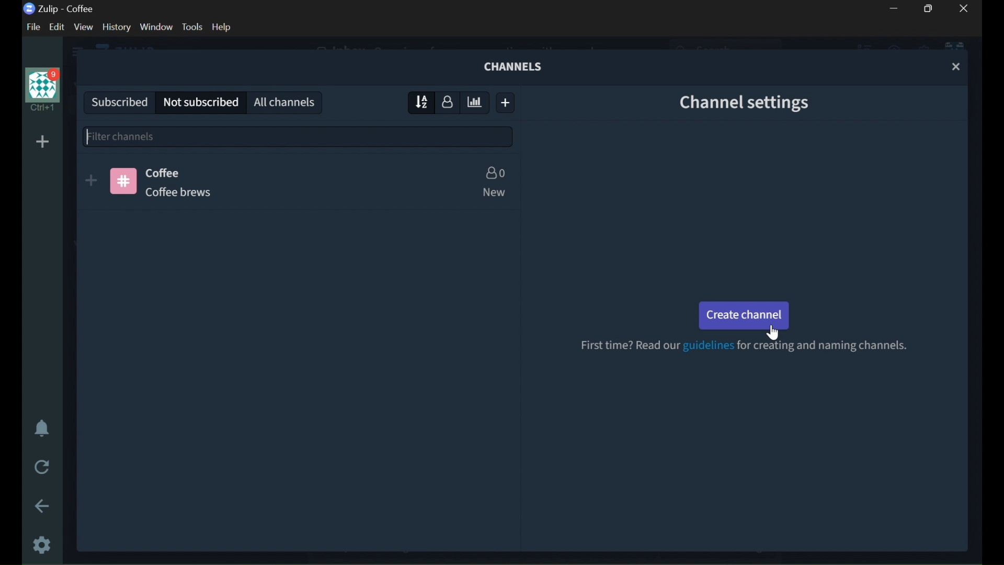 This screenshot has width=1004, height=565. Describe the element at coordinates (117, 27) in the screenshot. I see `HISTORY` at that location.